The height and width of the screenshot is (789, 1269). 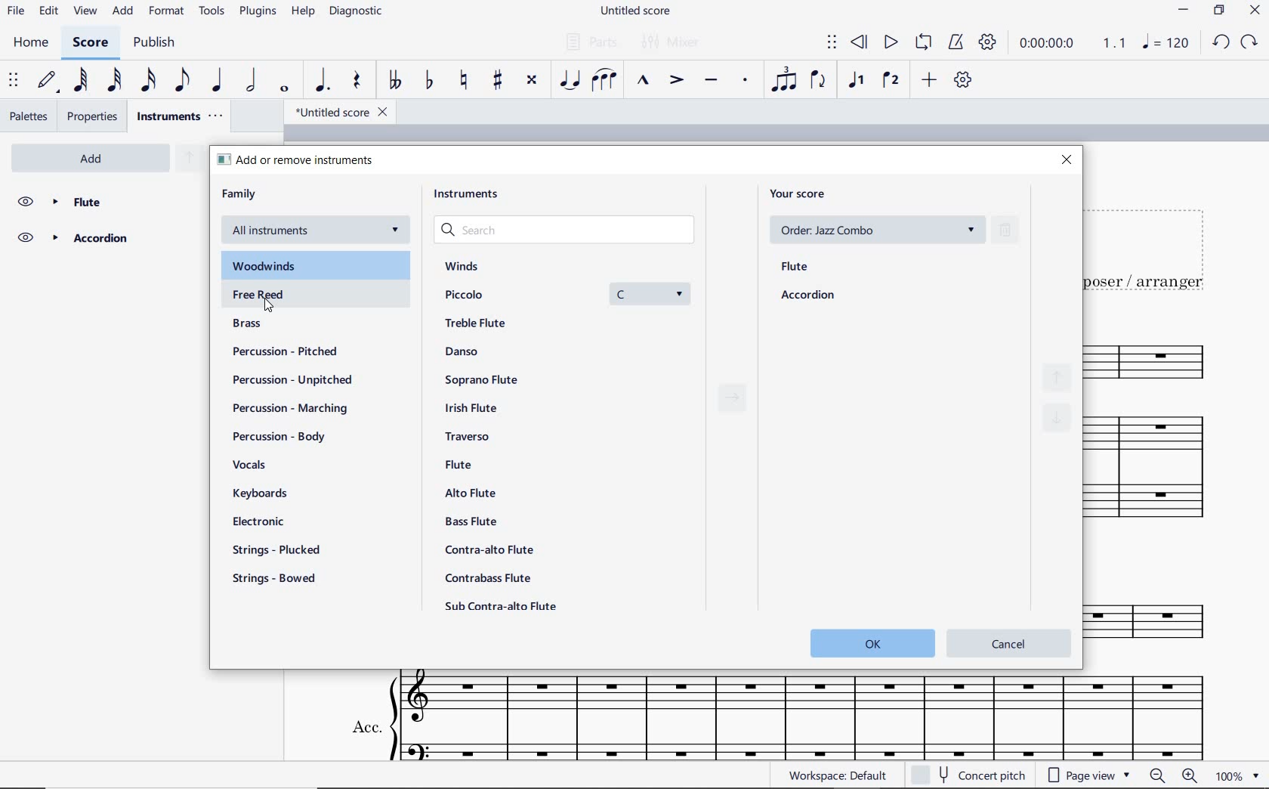 I want to click on rewind, so click(x=862, y=43).